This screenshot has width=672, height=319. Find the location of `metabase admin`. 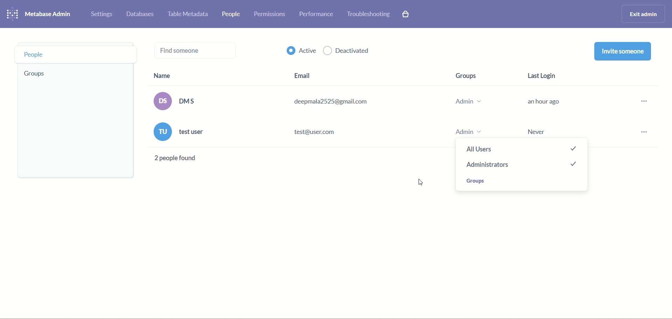

metabase admin is located at coordinates (48, 14).